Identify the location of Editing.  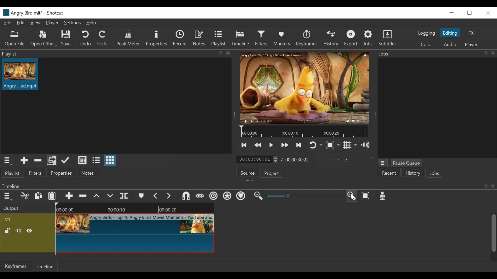
(450, 33).